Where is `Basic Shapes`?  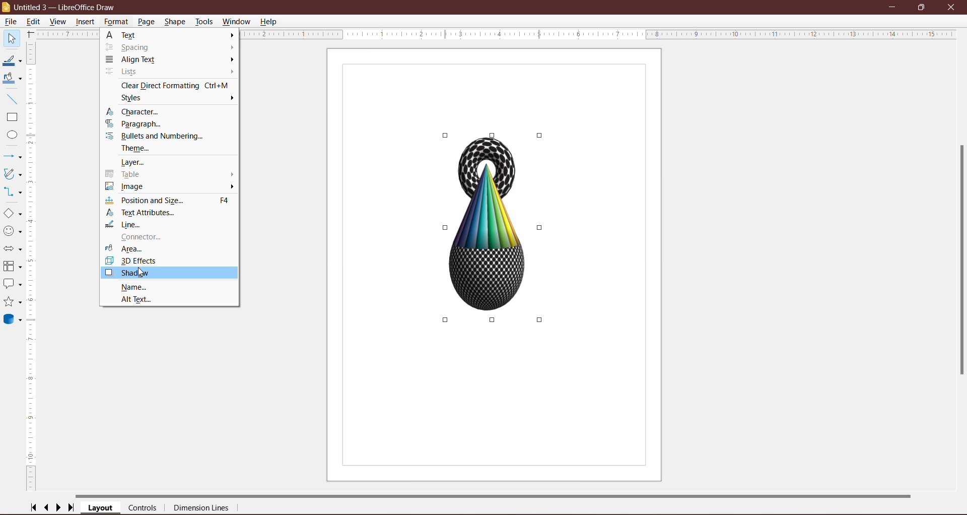
Basic Shapes is located at coordinates (12, 213).